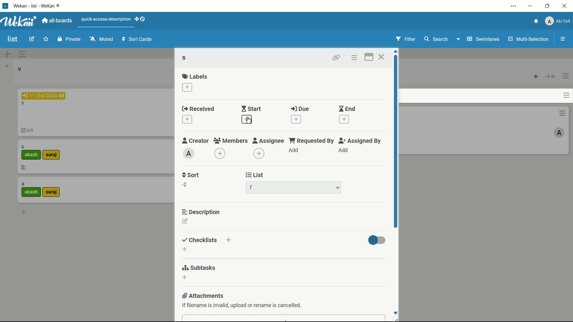  What do you see at coordinates (536, 77) in the screenshot?
I see `add card top of list` at bounding box center [536, 77].